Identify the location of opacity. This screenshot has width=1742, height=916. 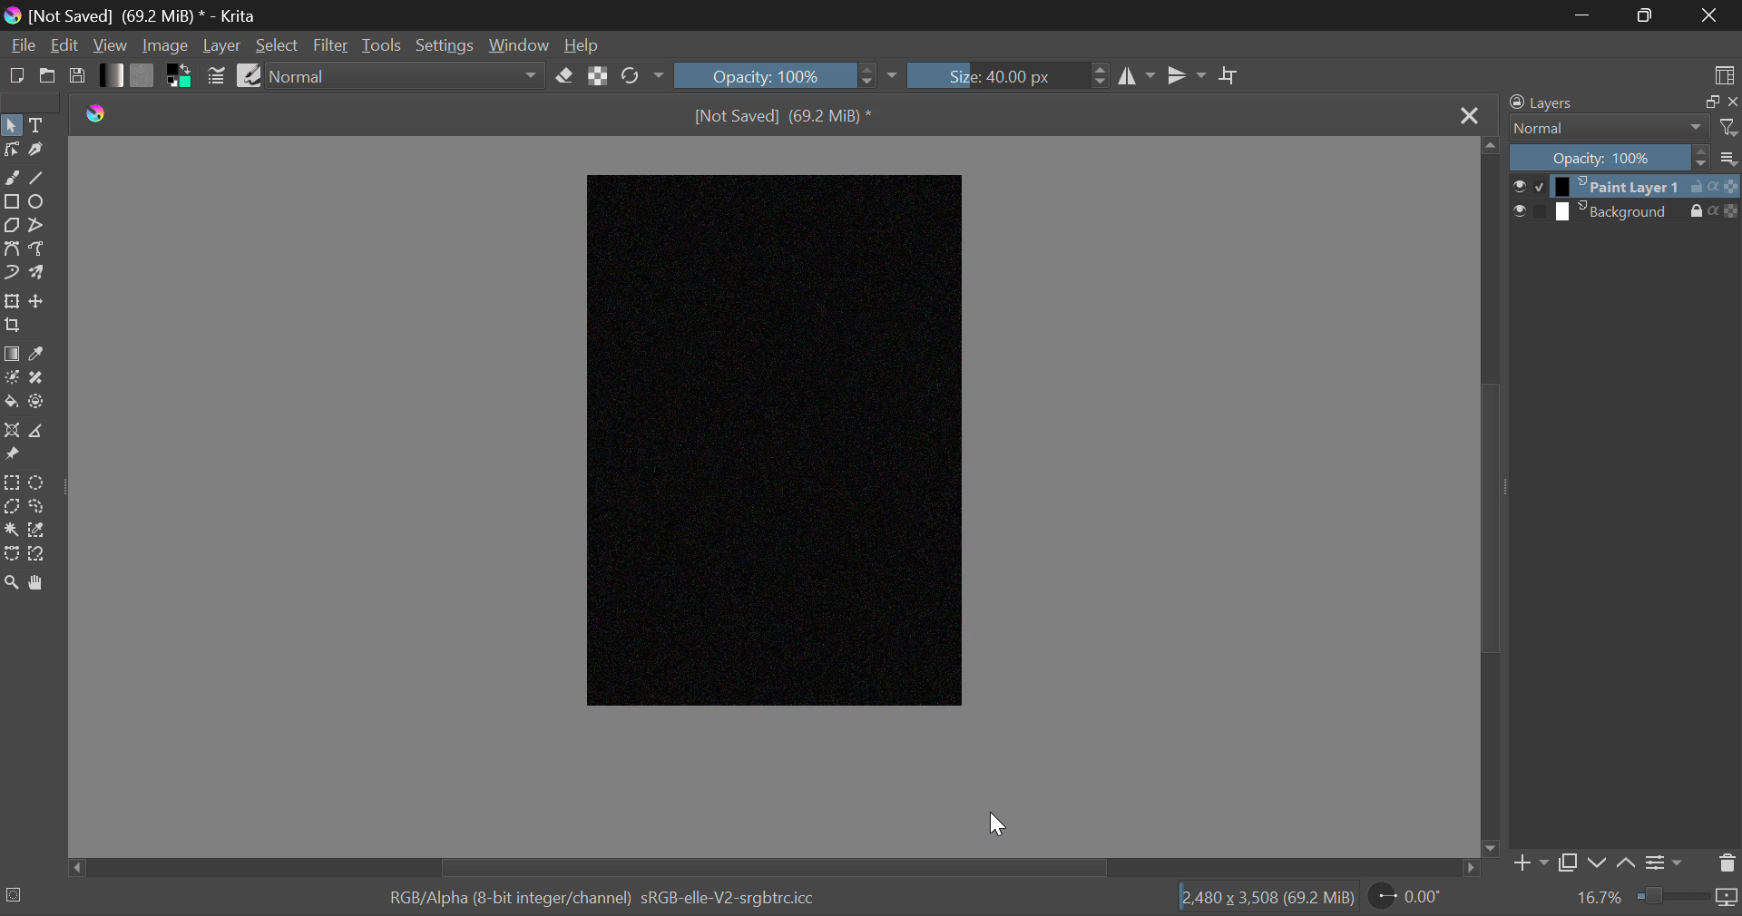
(1727, 210).